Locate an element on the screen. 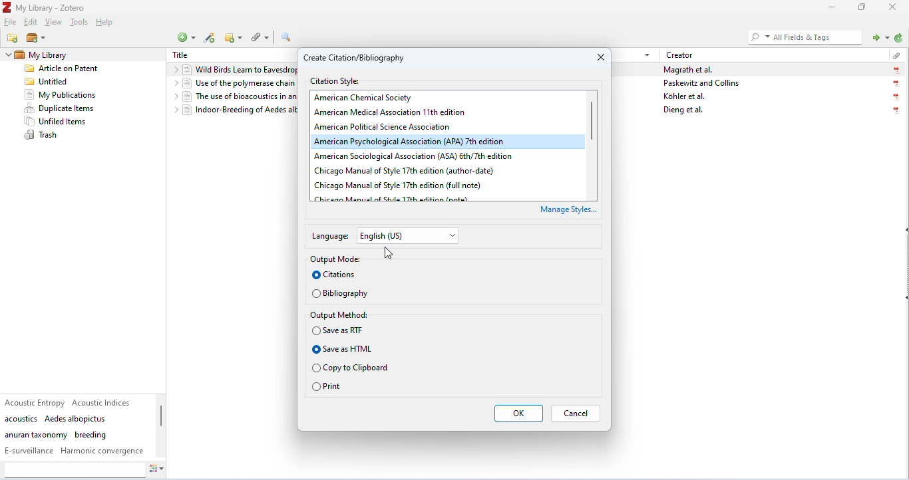 The height and width of the screenshot is (480, 909). manage style is located at coordinates (570, 211).